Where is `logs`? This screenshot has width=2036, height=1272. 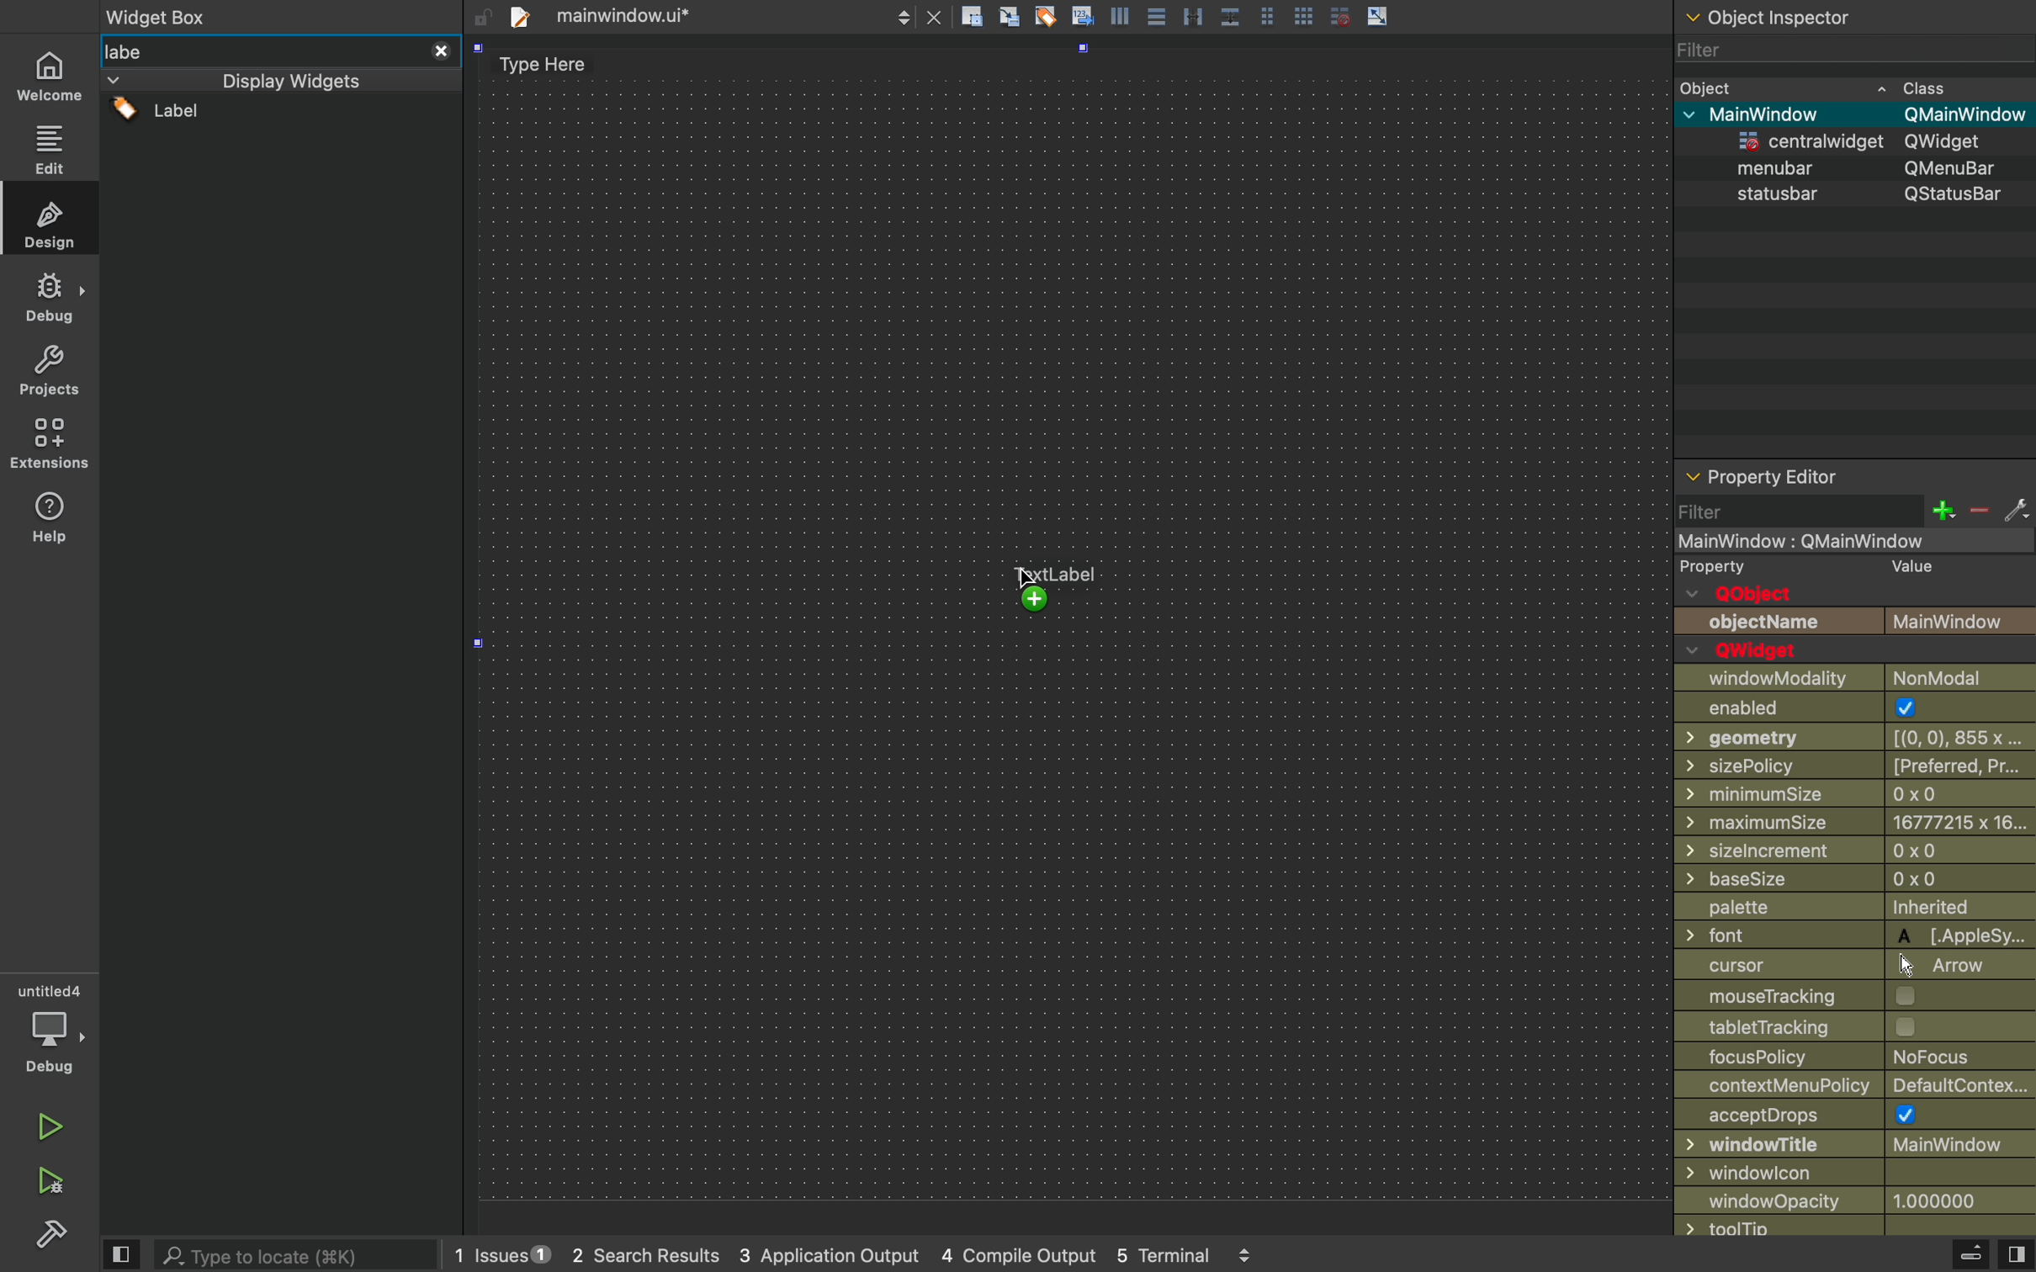 logs is located at coordinates (893, 1258).